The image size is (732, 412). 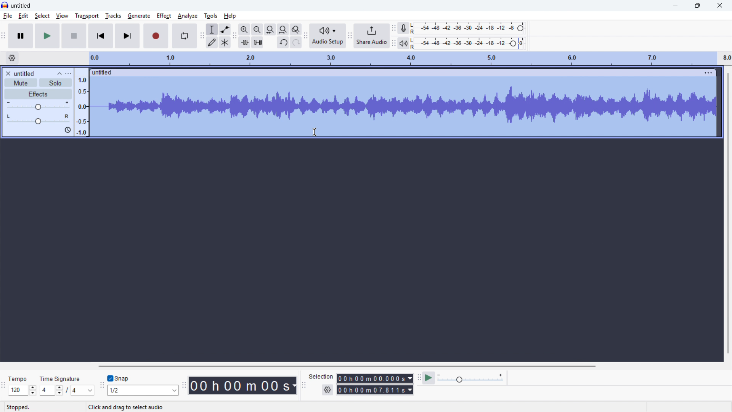 I want to click on Recording level , so click(x=467, y=28).